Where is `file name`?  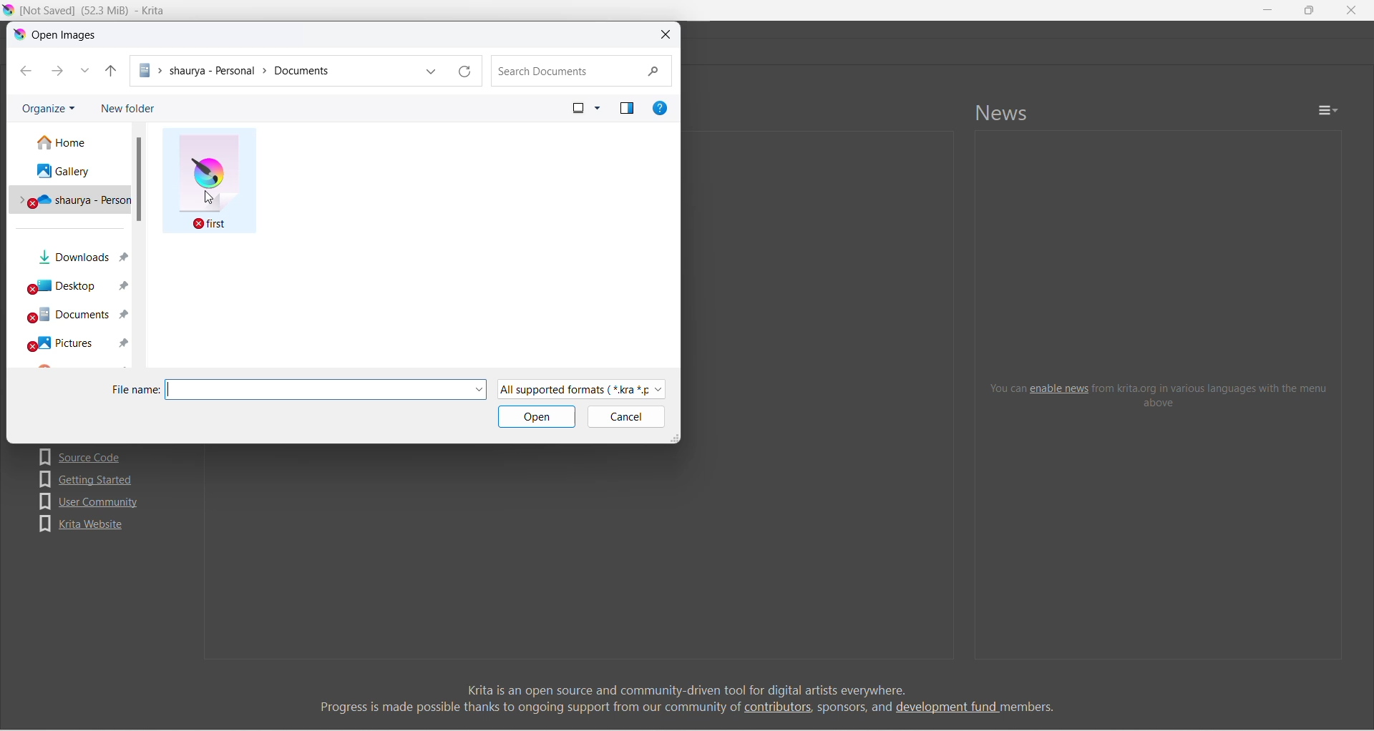
file name is located at coordinates (136, 390).